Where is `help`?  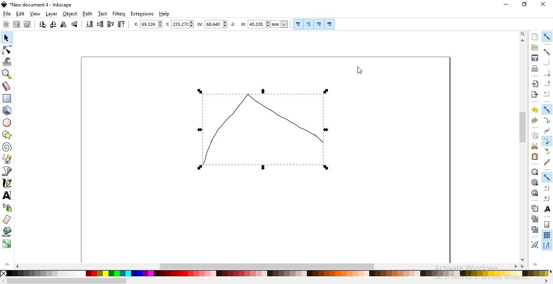
help is located at coordinates (164, 14).